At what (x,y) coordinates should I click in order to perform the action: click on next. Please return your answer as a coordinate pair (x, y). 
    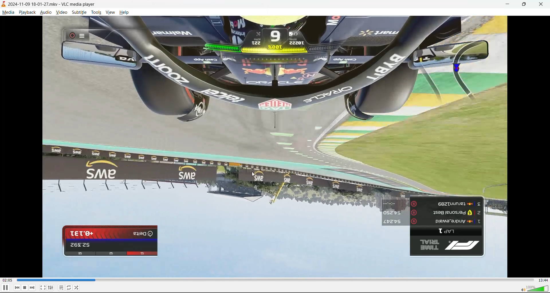
    Looking at the image, I should click on (33, 288).